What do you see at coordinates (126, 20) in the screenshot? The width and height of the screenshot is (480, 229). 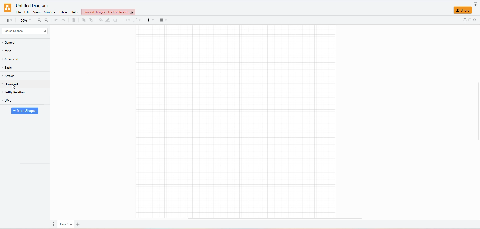 I see `CONNECTIONS` at bounding box center [126, 20].